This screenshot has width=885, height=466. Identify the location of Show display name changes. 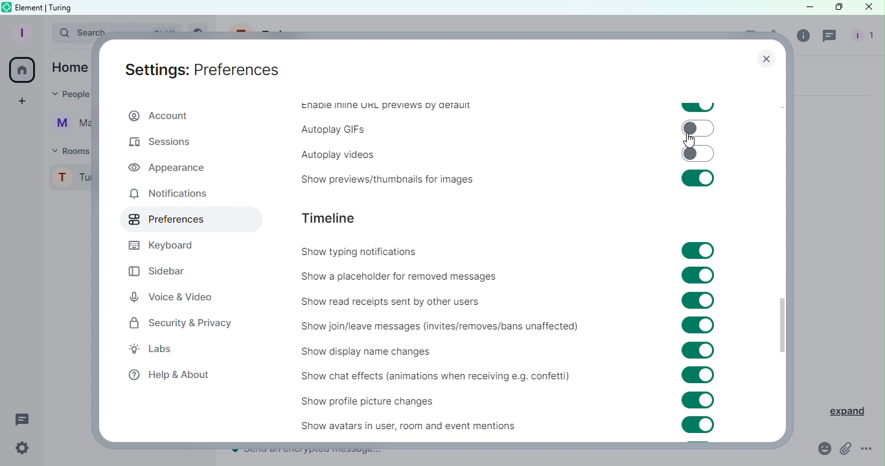
(373, 352).